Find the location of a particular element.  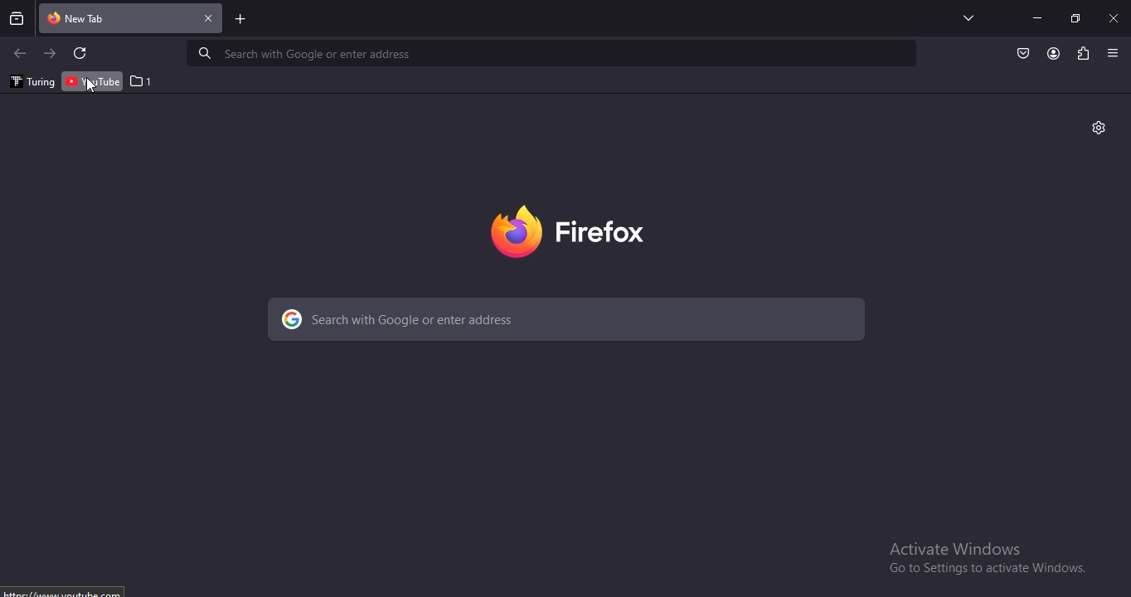

youtube is located at coordinates (94, 80).